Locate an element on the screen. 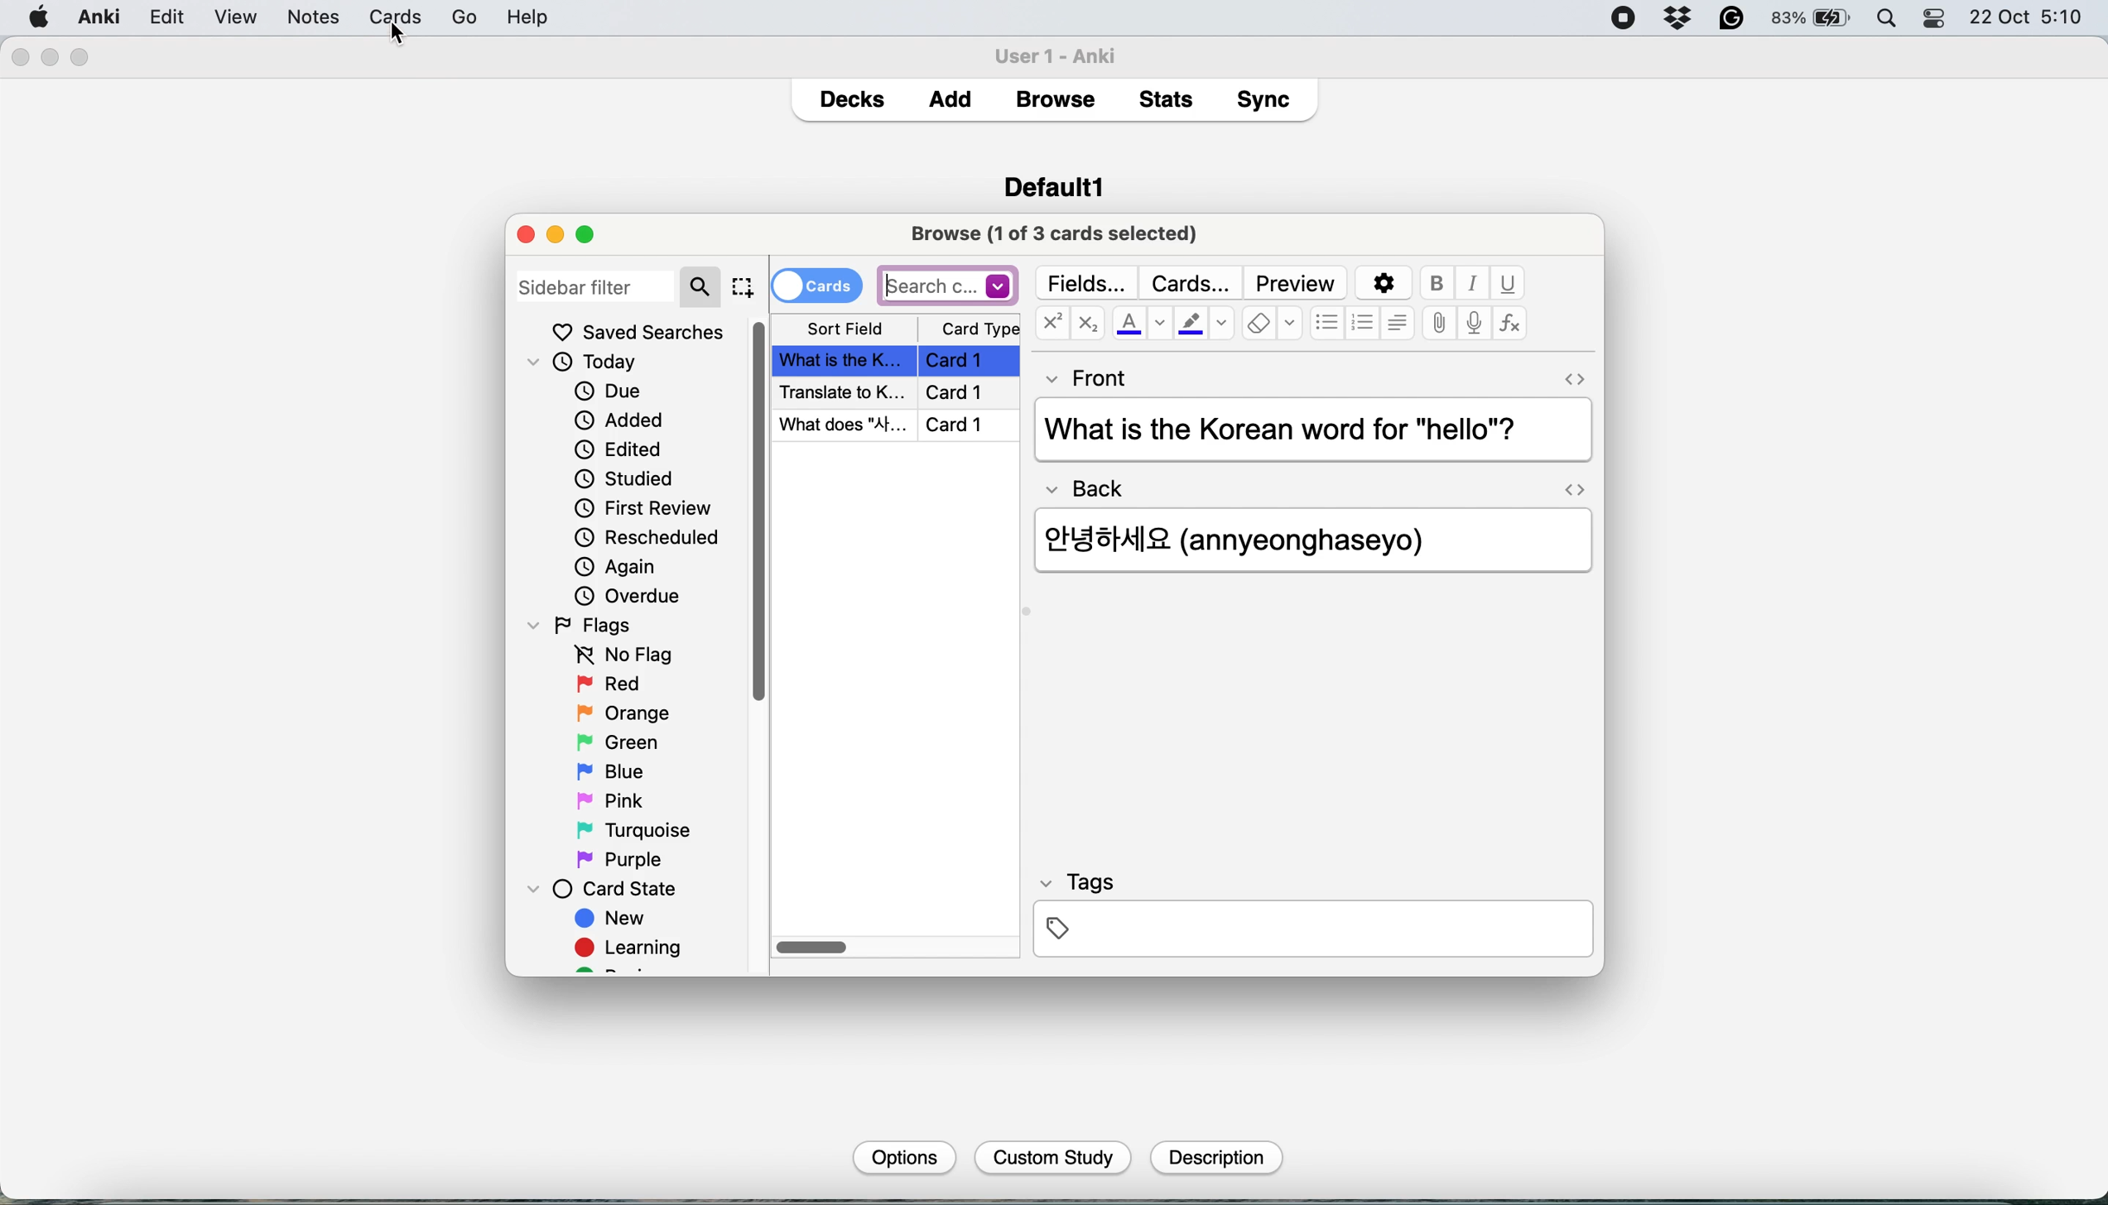 The height and width of the screenshot is (1205, 2108). attachment is located at coordinates (1439, 324).